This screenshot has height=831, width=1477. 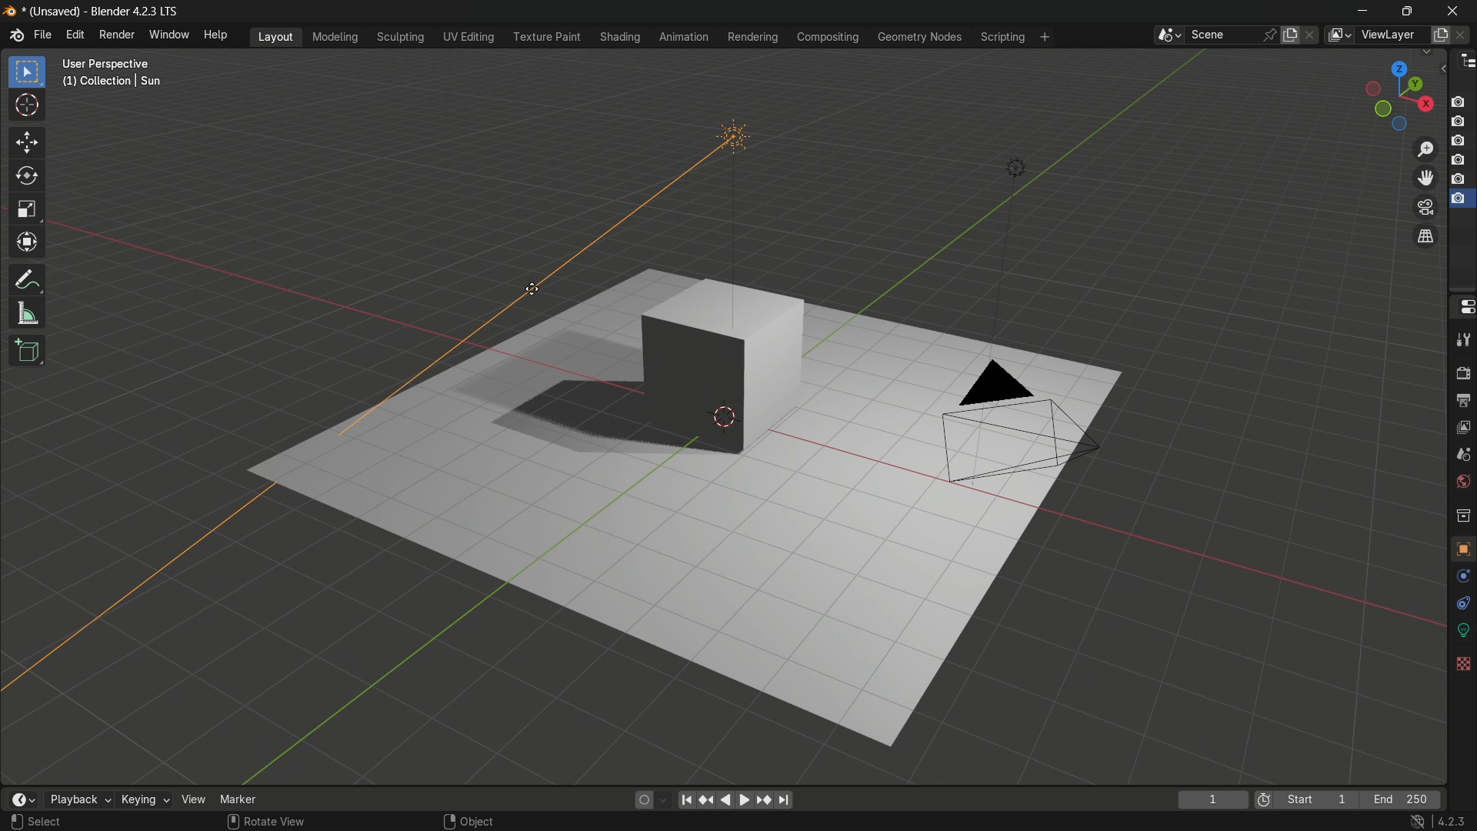 I want to click on object, so click(x=1463, y=545).